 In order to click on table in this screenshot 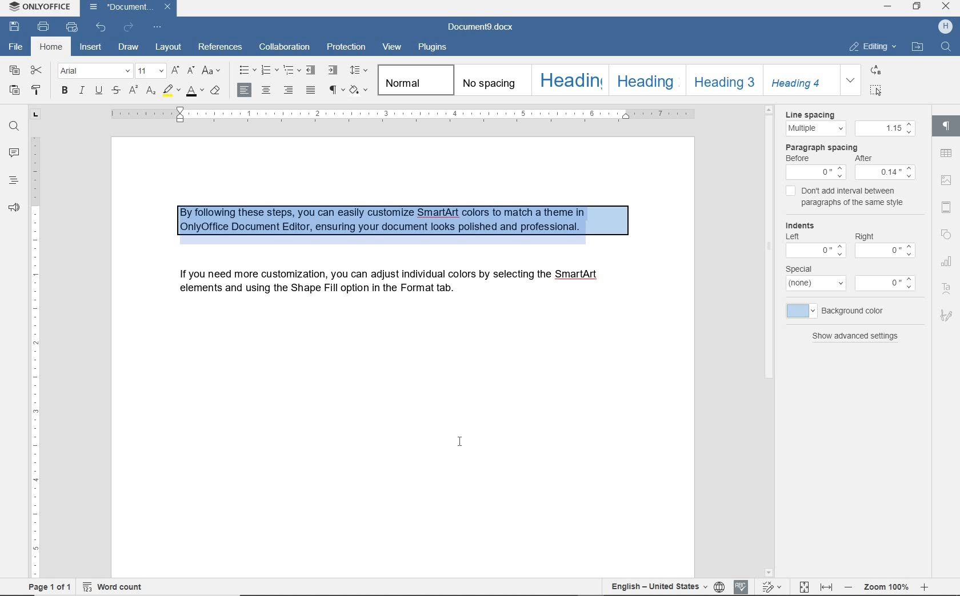, I will do `click(948, 154)`.